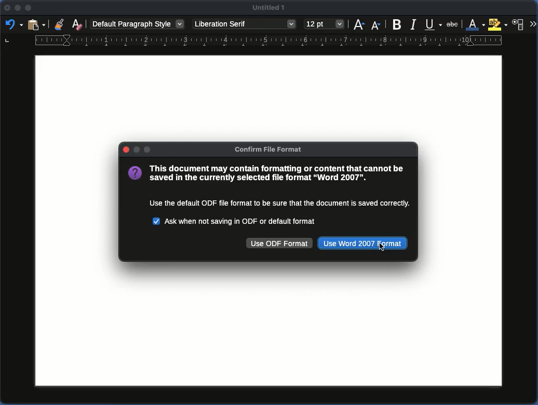 Image resolution: width=538 pixels, height=405 pixels. Describe the element at coordinates (236, 220) in the screenshot. I see `Ask when not saving in ODF or default format` at that location.